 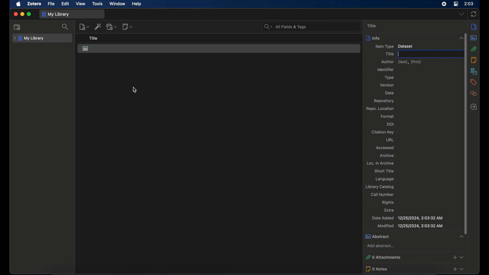 I want to click on libraries, so click(x=473, y=71).